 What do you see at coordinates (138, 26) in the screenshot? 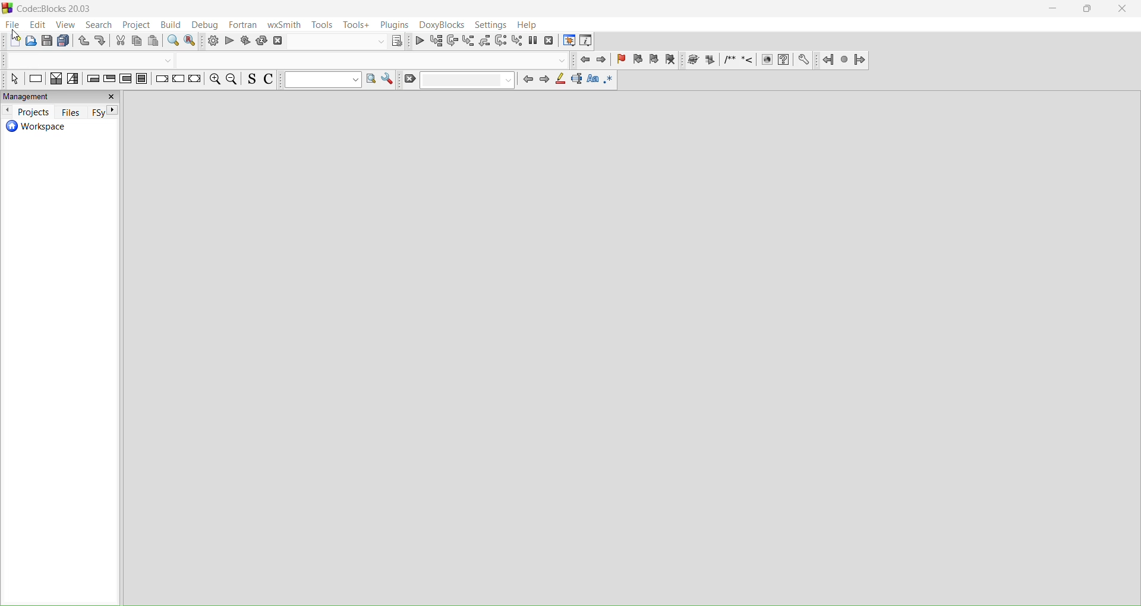
I see `project` at bounding box center [138, 26].